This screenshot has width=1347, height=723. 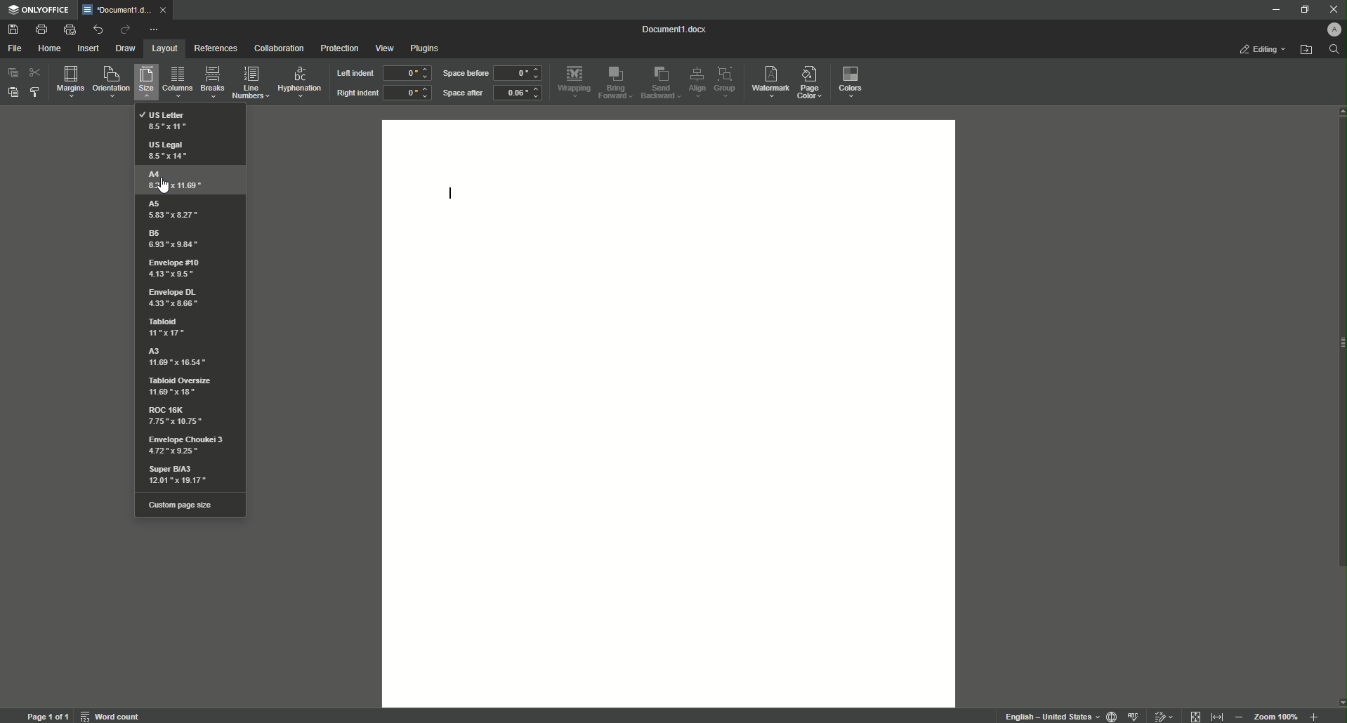 I want to click on ONLYOFFICE, so click(x=40, y=9).